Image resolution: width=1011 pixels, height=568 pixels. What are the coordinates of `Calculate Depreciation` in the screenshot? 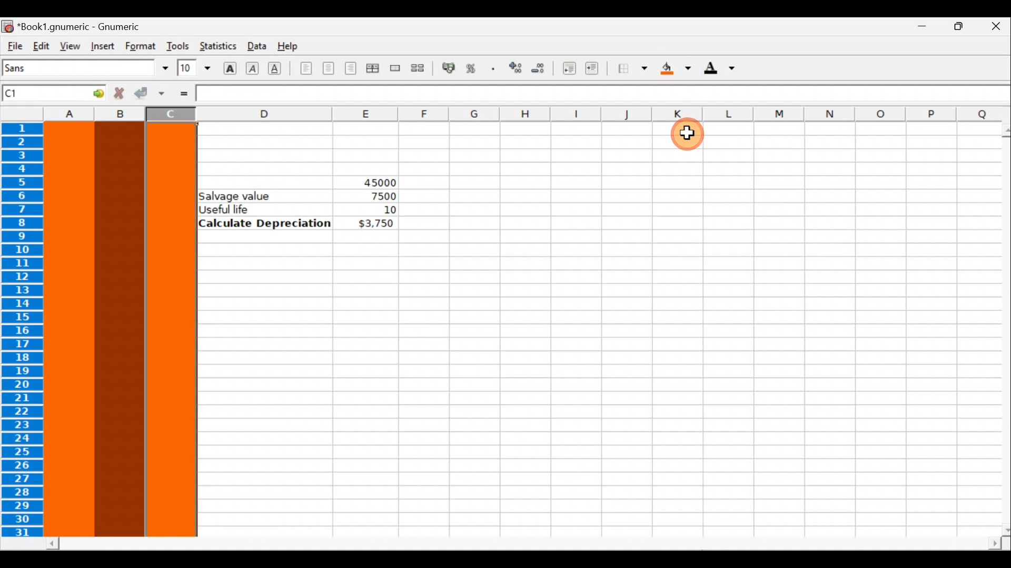 It's located at (265, 222).